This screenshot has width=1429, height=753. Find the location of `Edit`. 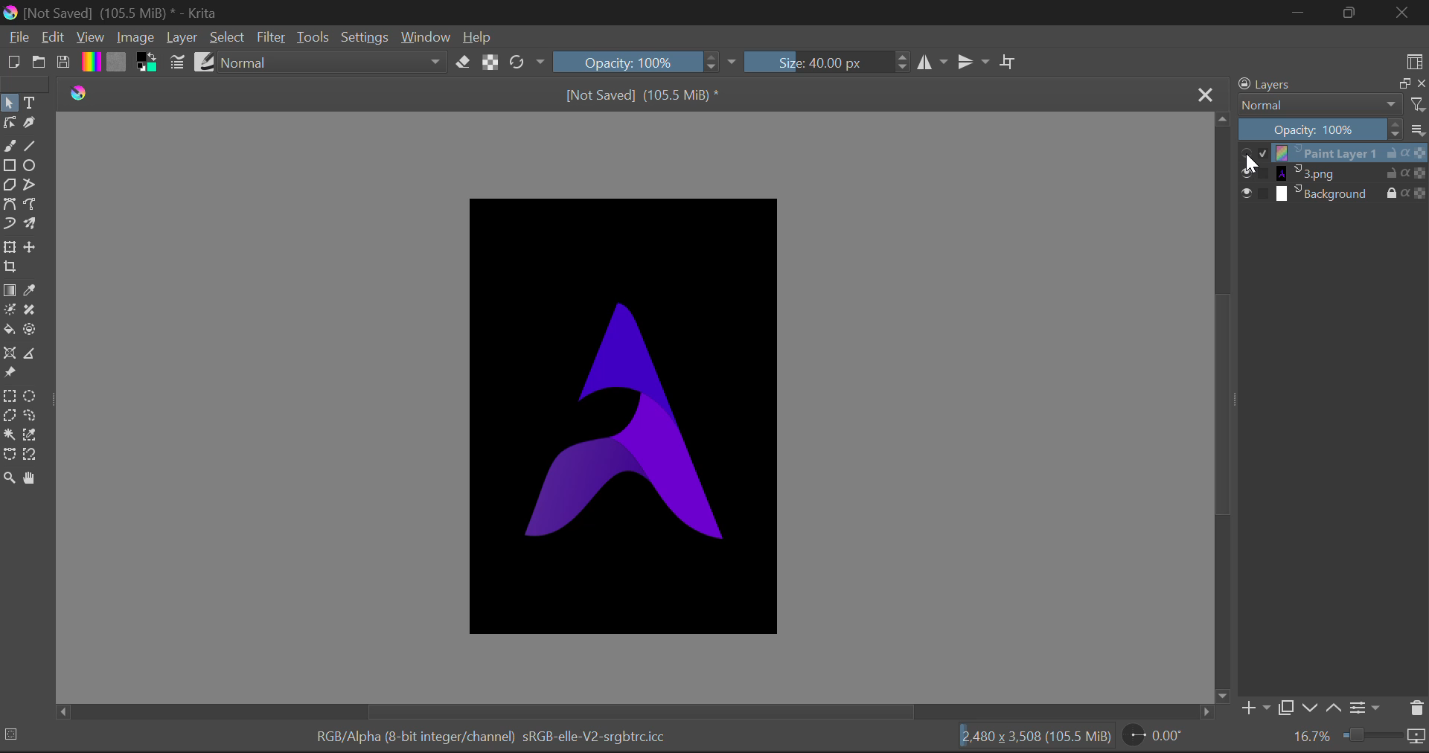

Edit is located at coordinates (54, 38).